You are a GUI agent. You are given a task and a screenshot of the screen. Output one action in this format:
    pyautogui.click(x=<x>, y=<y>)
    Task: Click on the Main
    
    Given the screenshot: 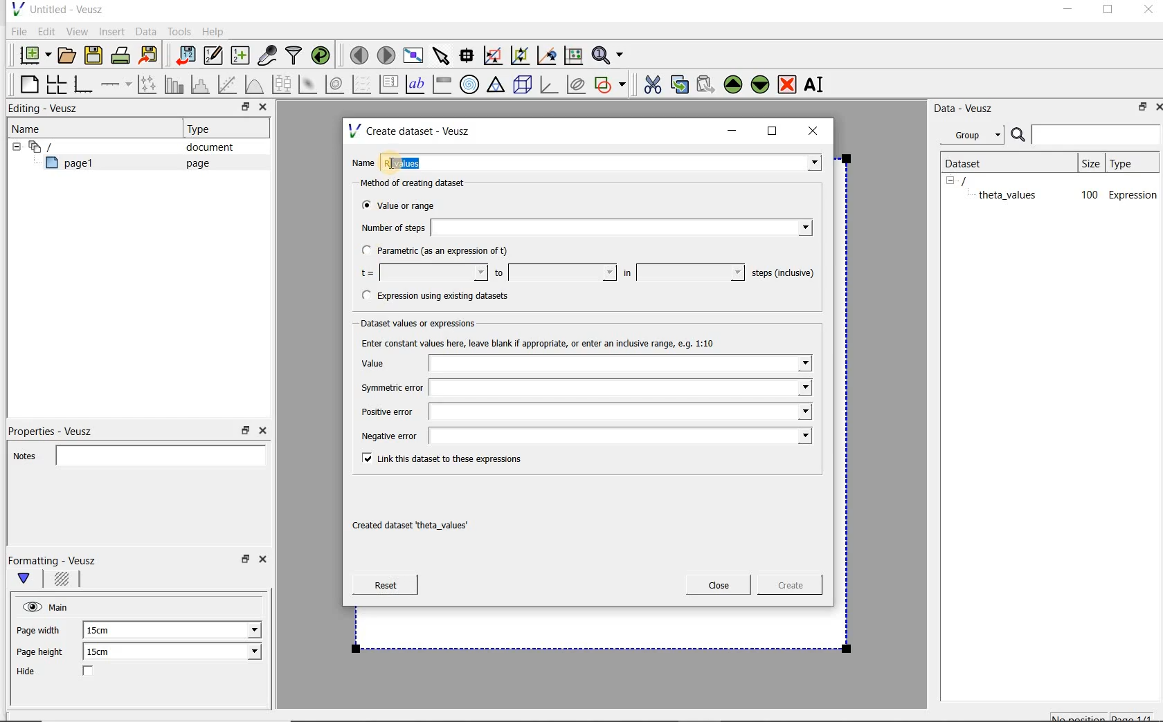 What is the action you would take?
    pyautogui.click(x=61, y=606)
    